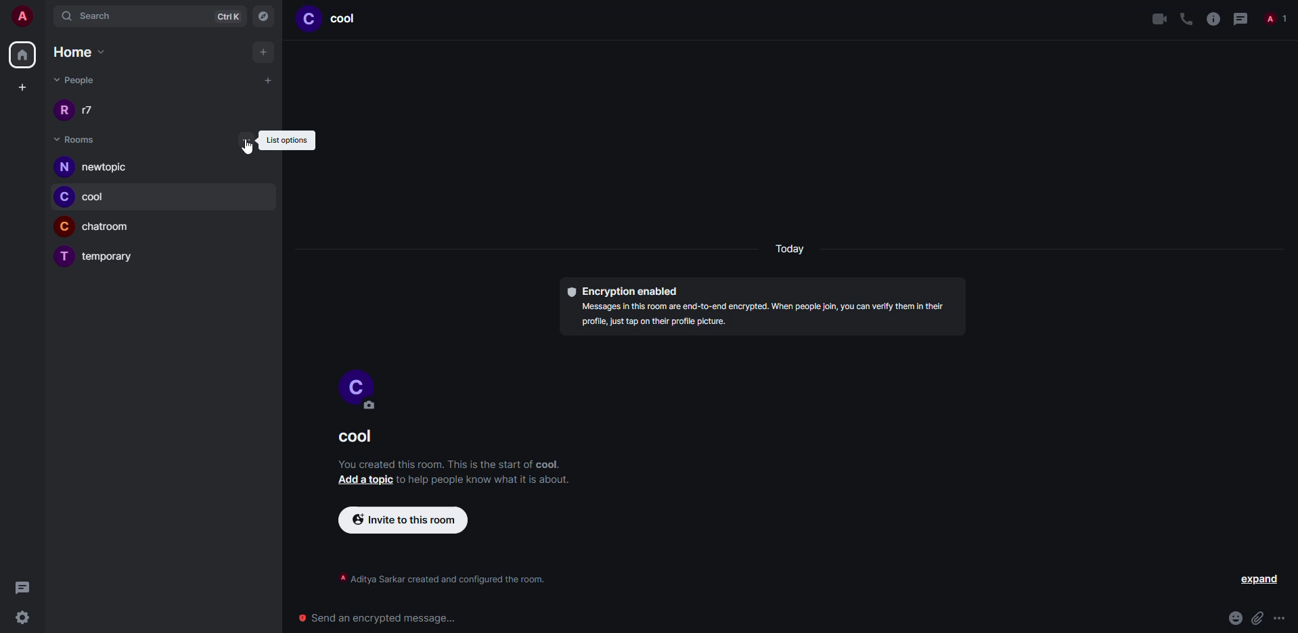 The height and width of the screenshot is (633, 1298). I want to click on expand, so click(1263, 578).